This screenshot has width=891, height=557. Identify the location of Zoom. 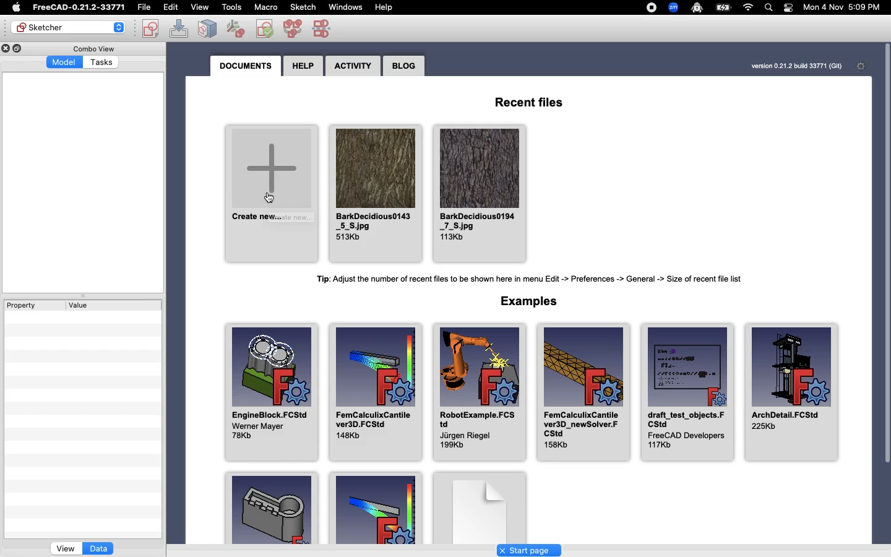
(673, 8).